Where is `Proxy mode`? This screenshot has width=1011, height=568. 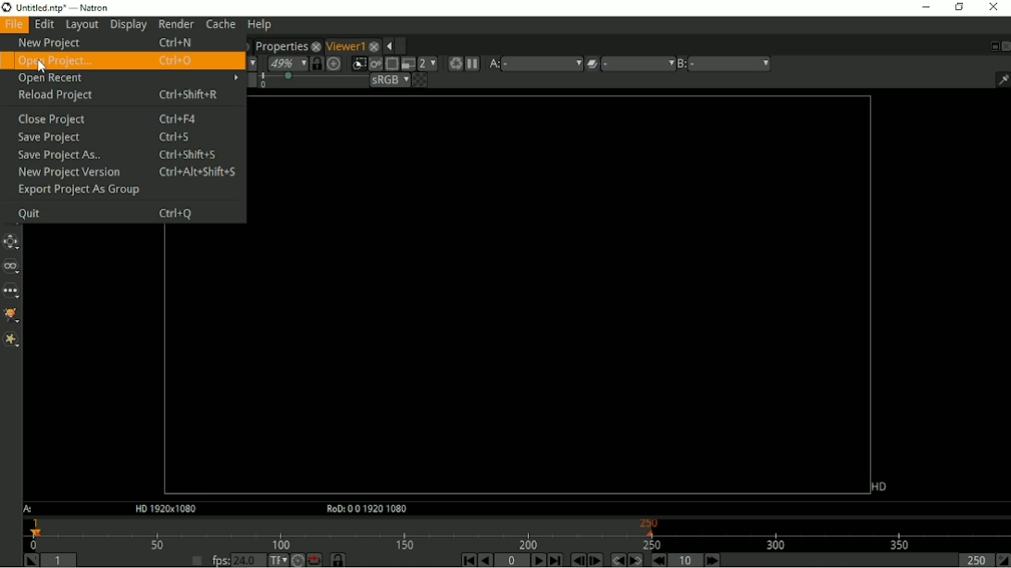
Proxy mode is located at coordinates (406, 63).